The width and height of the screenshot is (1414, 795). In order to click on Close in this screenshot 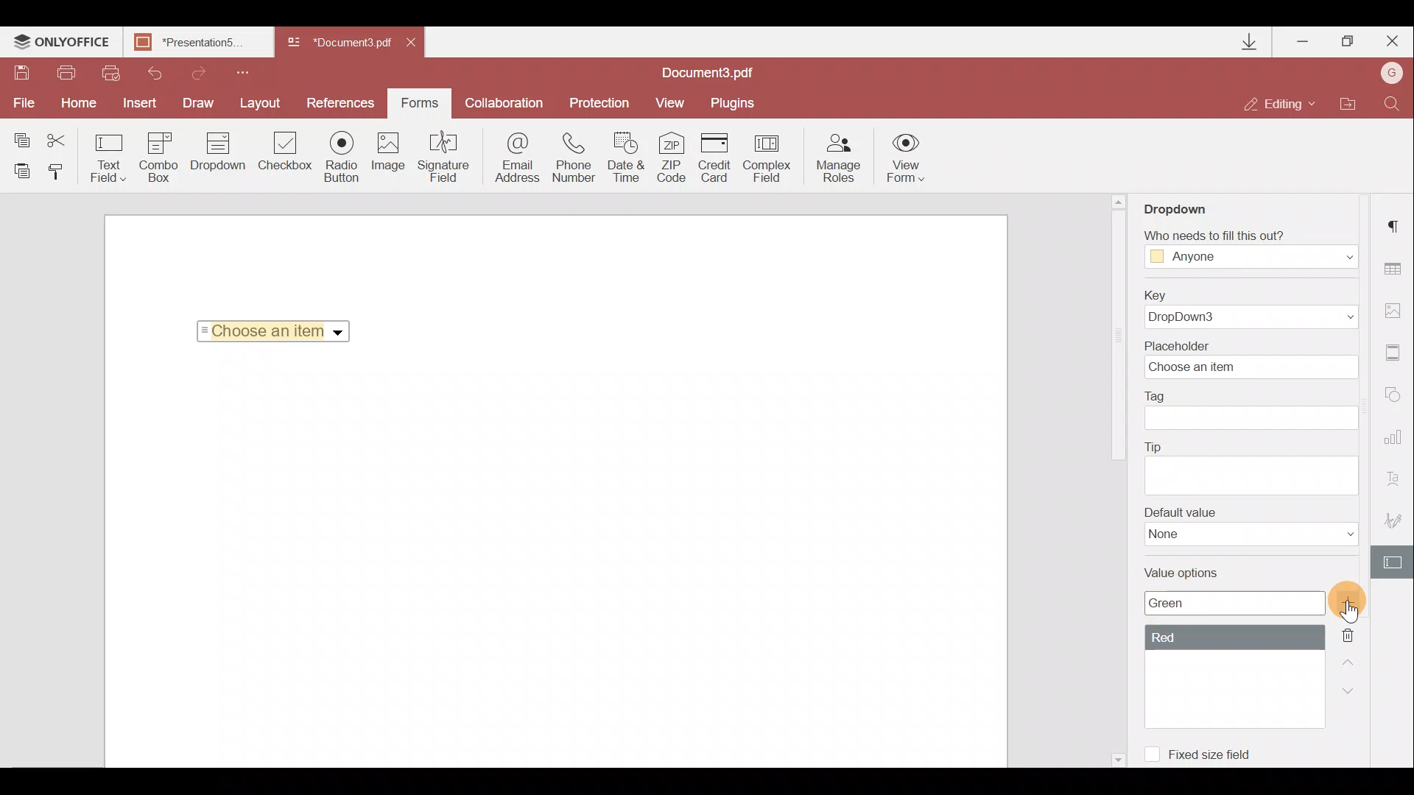, I will do `click(419, 46)`.